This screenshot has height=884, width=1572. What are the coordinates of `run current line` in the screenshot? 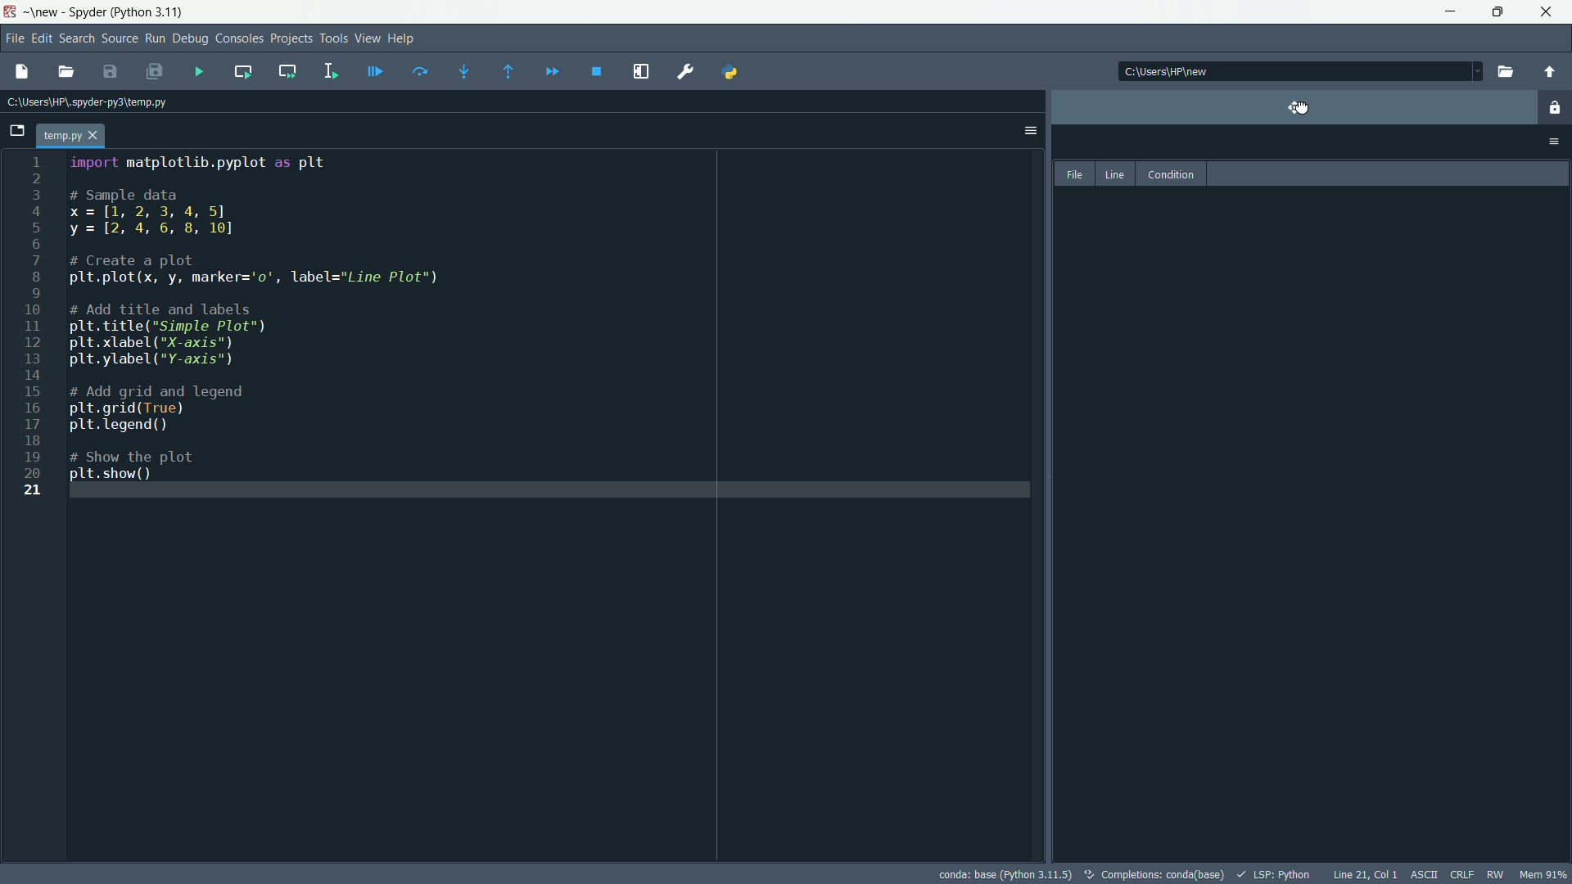 It's located at (417, 70).